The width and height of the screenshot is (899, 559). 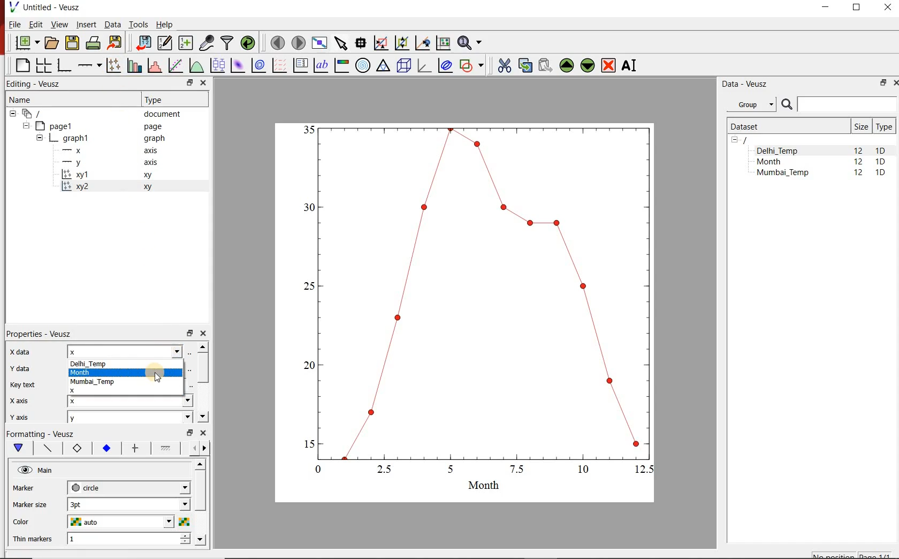 What do you see at coordinates (142, 43) in the screenshot?
I see `import data into Veusz` at bounding box center [142, 43].